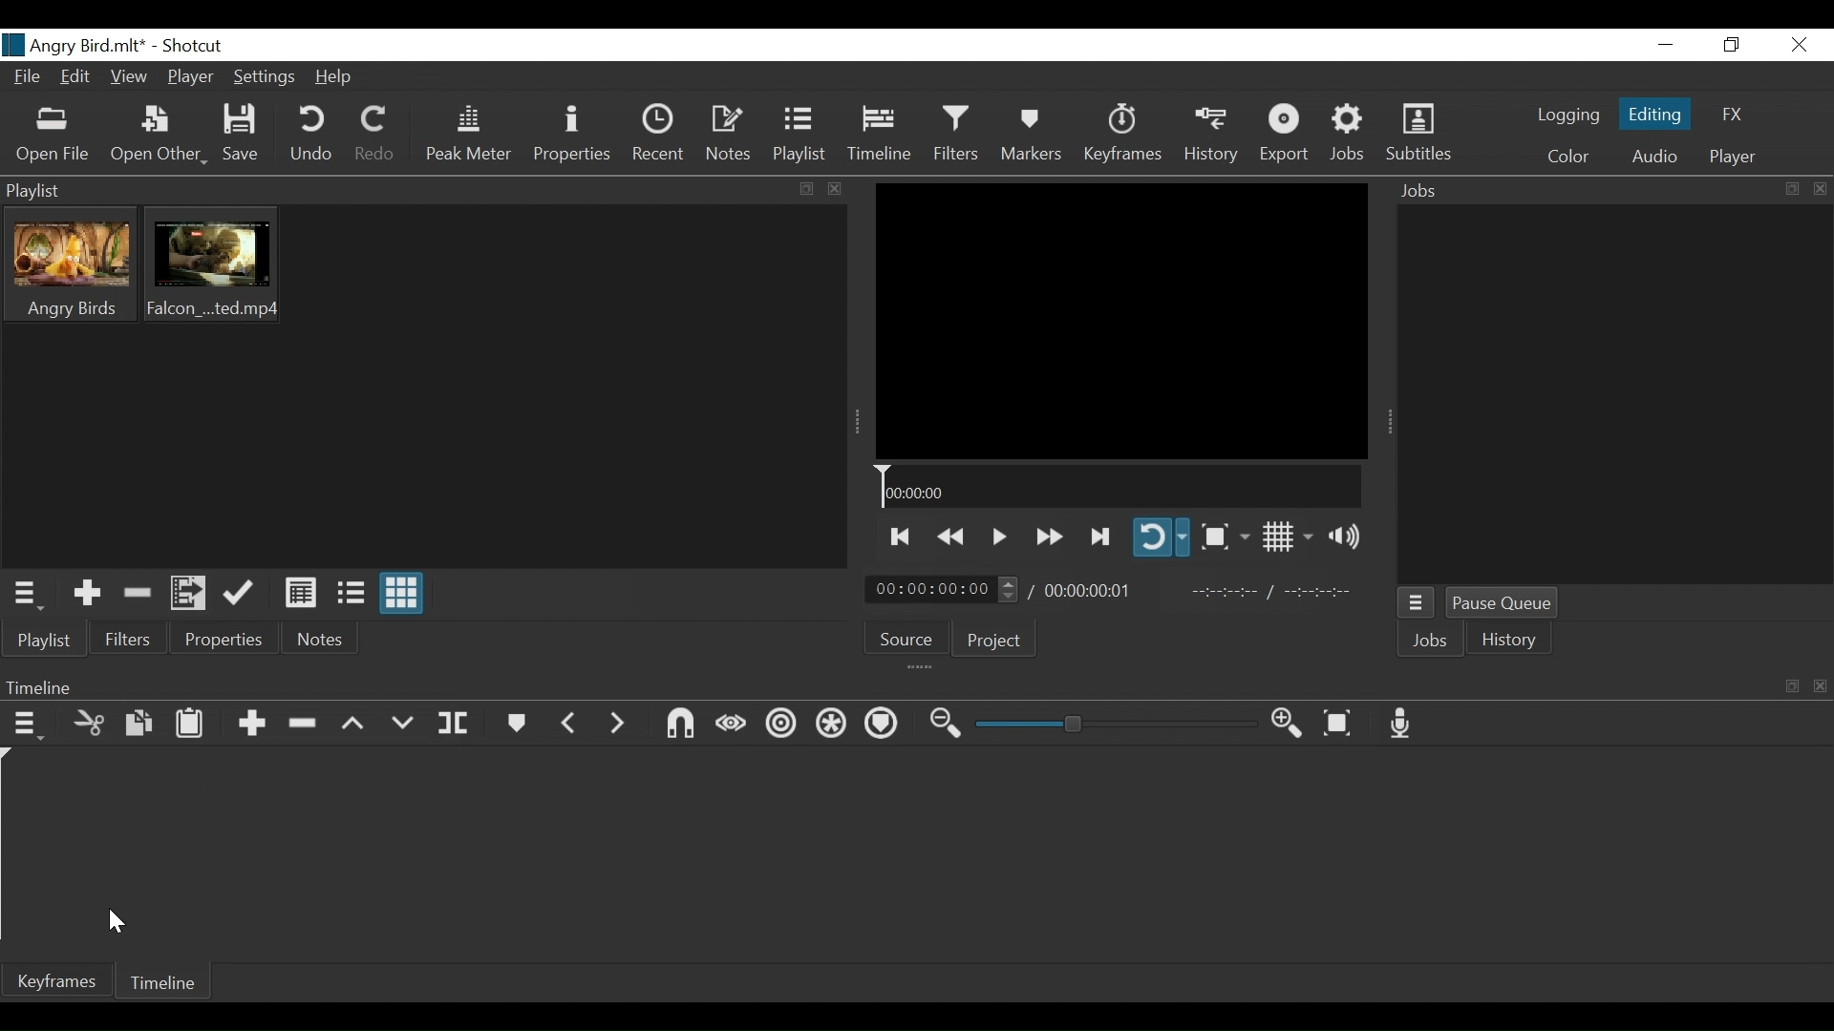 This screenshot has width=1834, height=1031. I want to click on , so click(881, 135).